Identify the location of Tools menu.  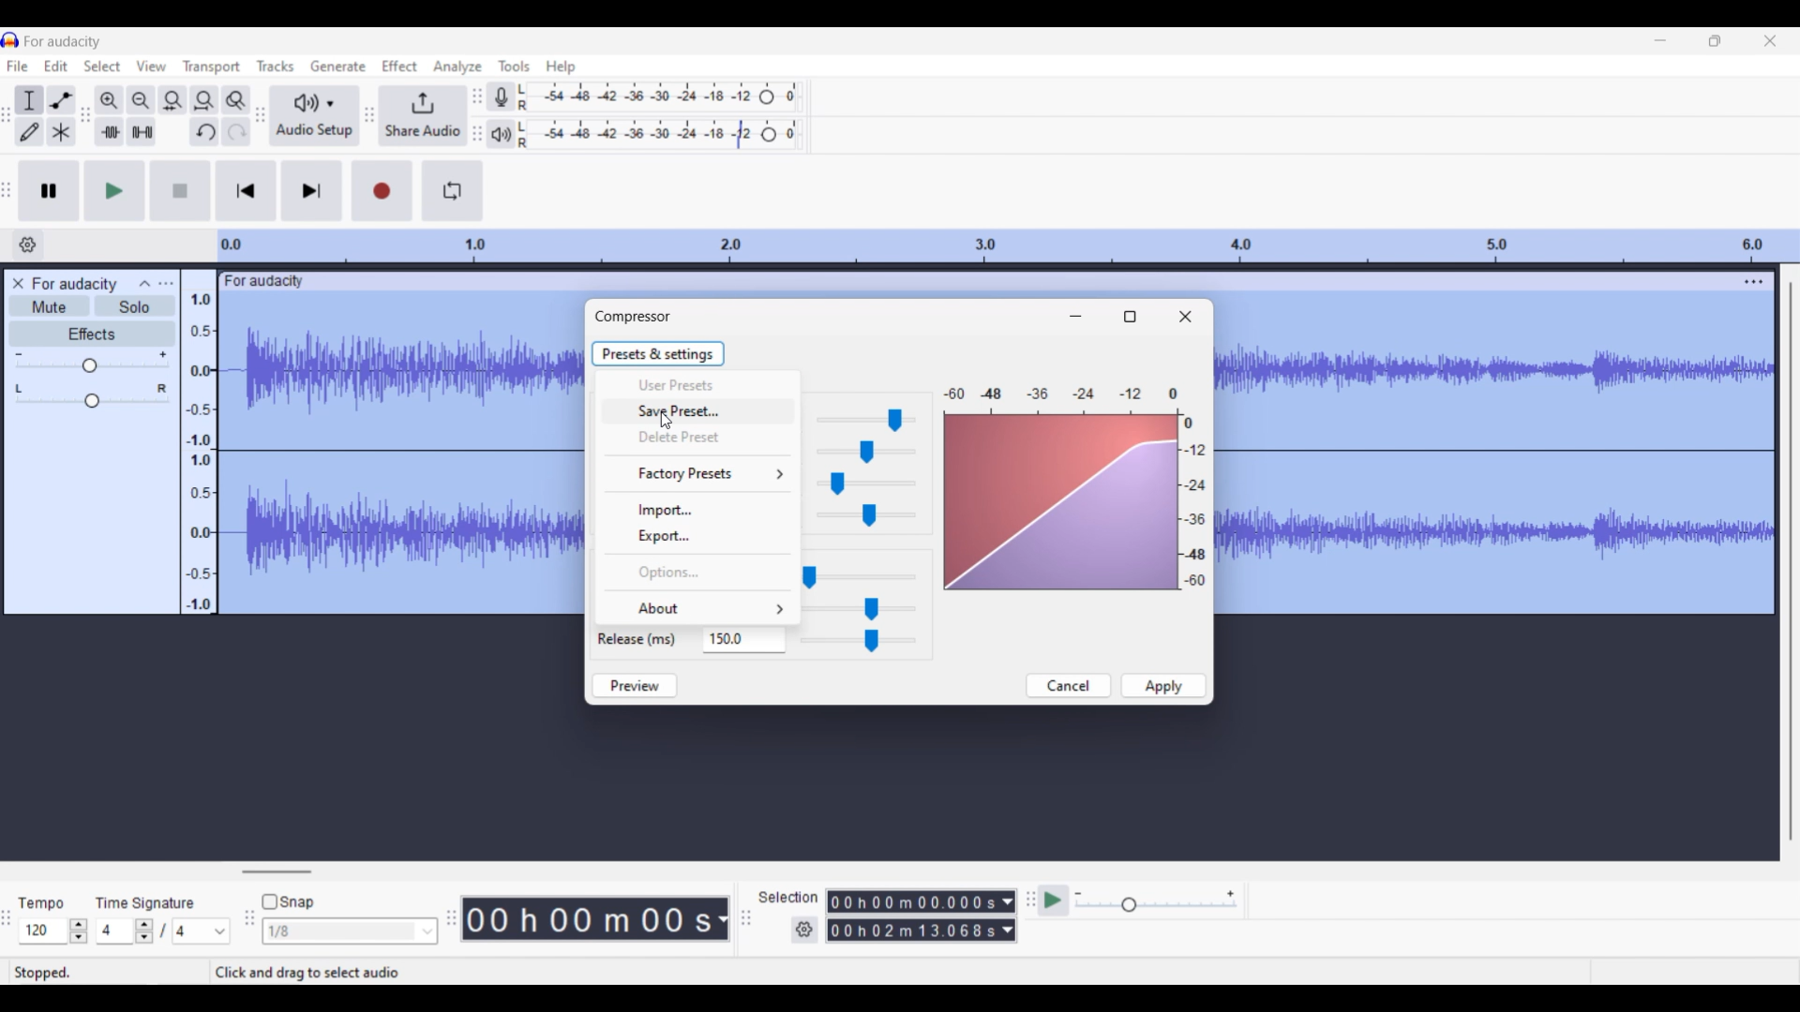
(514, 65).